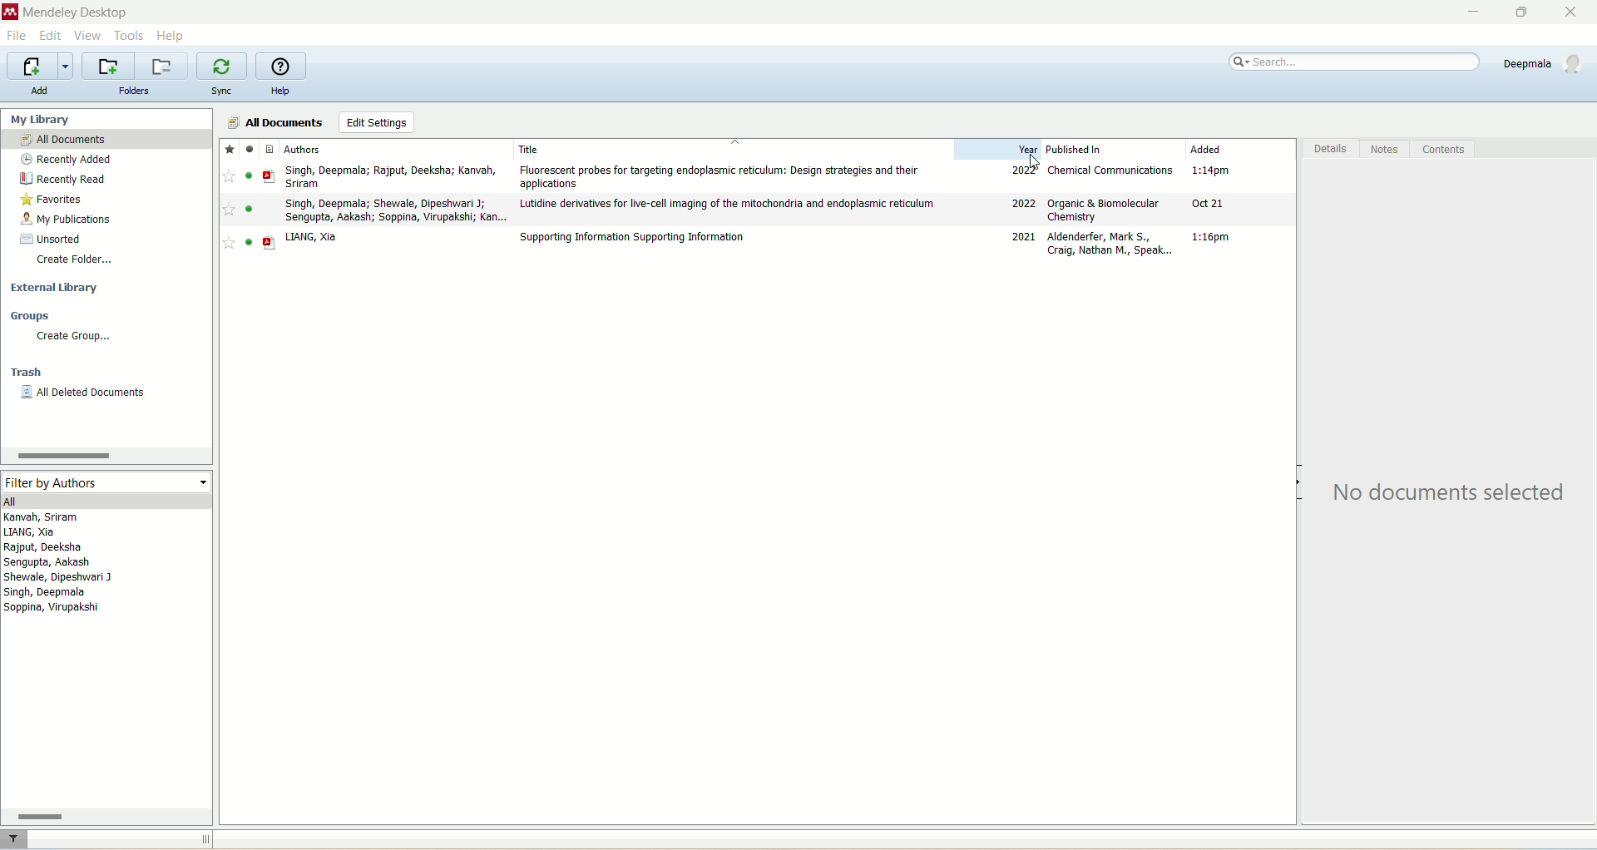  I want to click on close, so click(1570, 12).